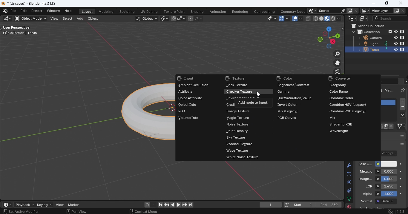 The image size is (408, 214). I want to click on Disable in renders, so click(402, 50).